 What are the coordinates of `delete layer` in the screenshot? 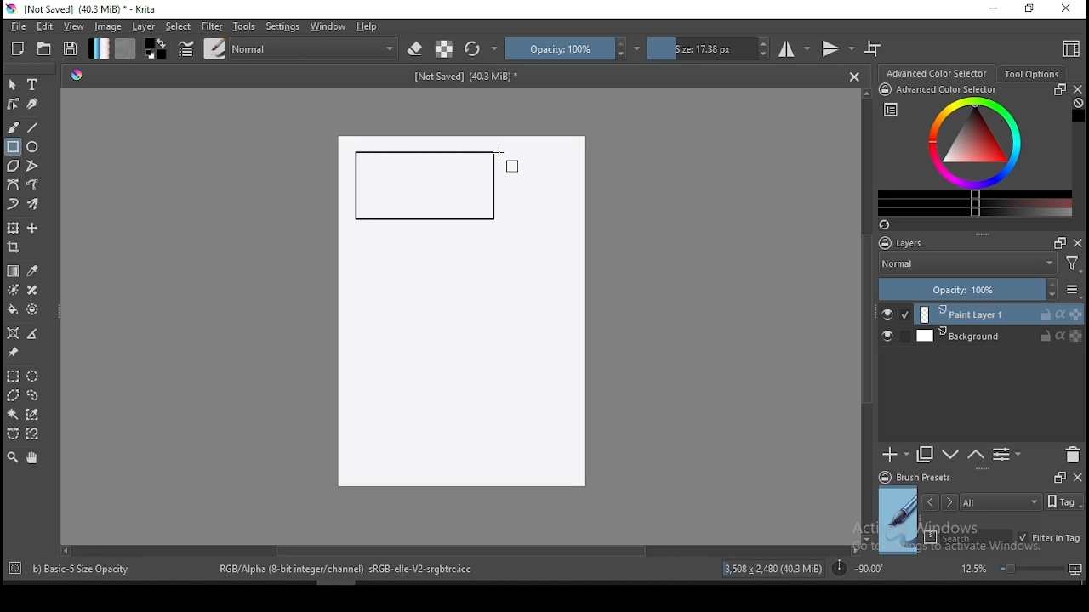 It's located at (1072, 456).